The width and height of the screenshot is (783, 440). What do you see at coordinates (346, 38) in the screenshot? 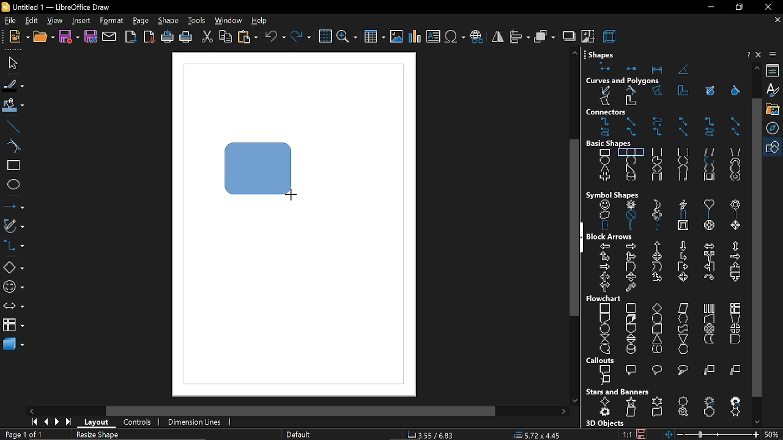
I see `zoom` at bounding box center [346, 38].